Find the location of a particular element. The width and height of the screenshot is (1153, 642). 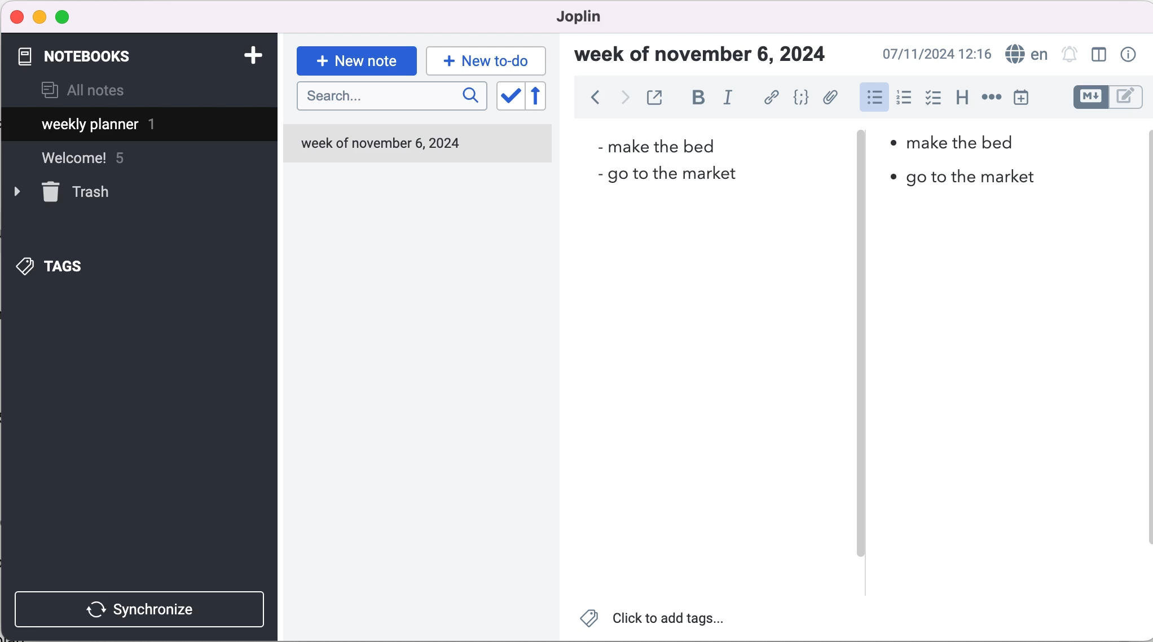

Go to the market is located at coordinates (664, 177).